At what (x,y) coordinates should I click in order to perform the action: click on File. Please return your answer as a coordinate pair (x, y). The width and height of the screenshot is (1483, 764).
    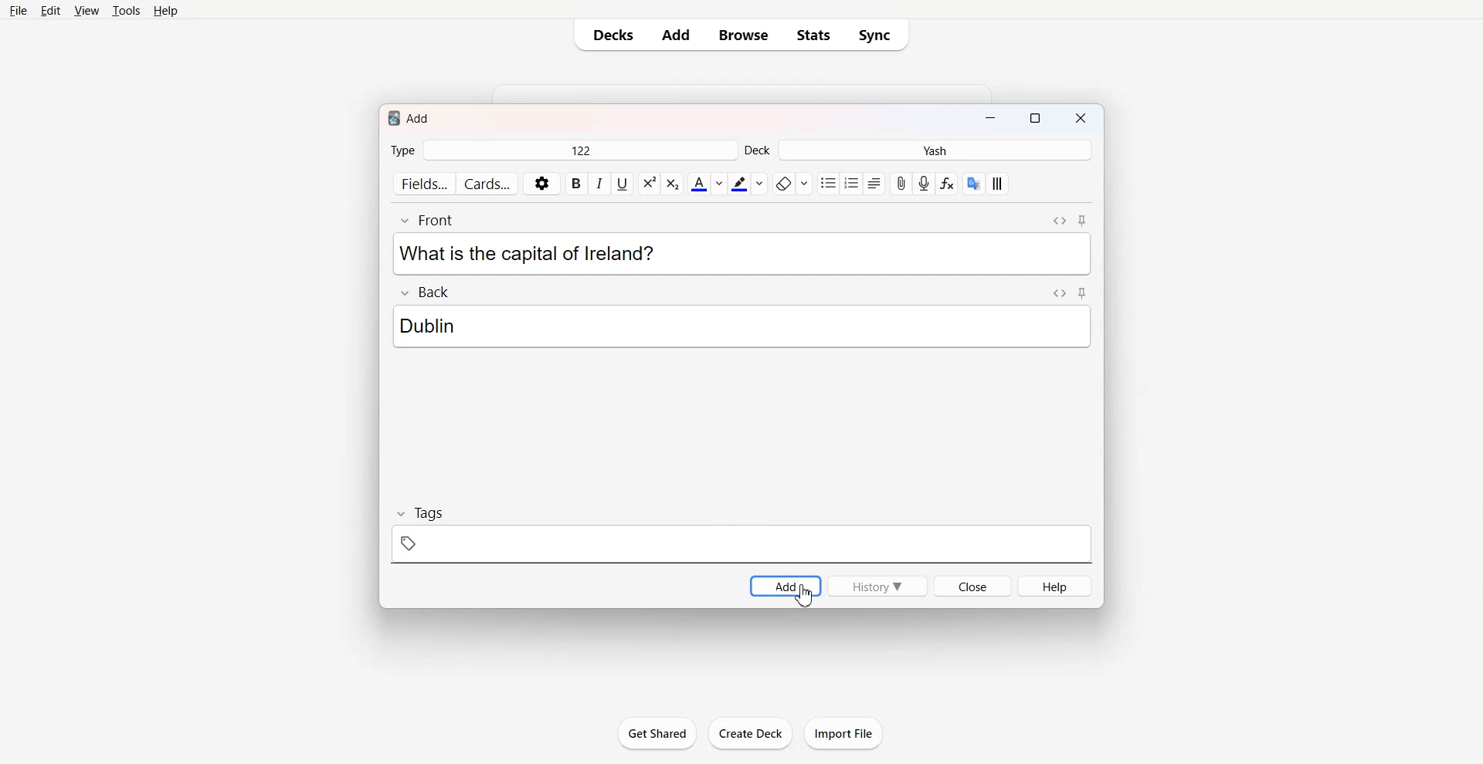
    Looking at the image, I should click on (19, 11).